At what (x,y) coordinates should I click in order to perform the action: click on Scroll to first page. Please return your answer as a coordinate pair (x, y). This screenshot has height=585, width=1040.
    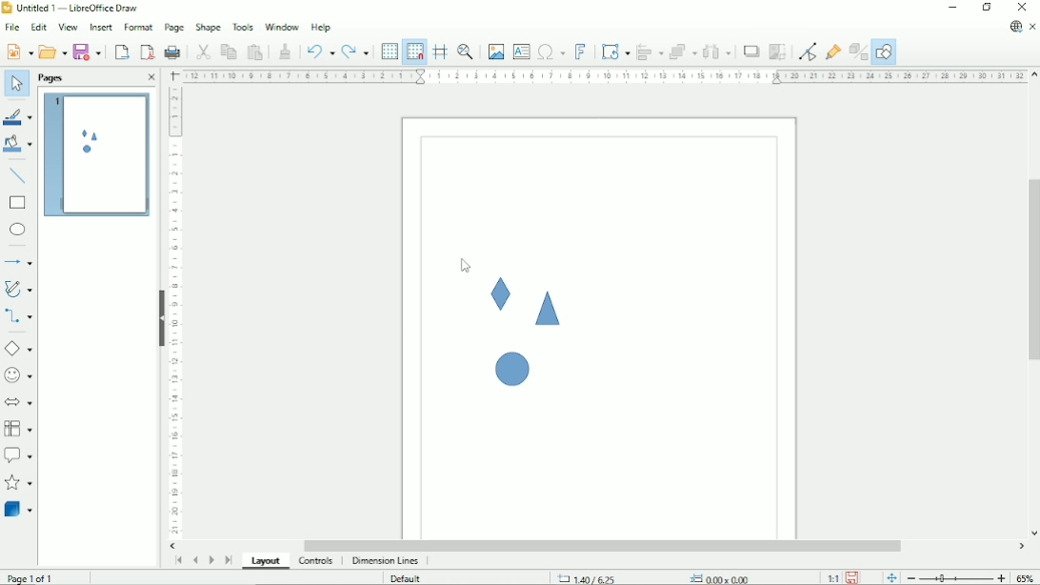
    Looking at the image, I should click on (177, 561).